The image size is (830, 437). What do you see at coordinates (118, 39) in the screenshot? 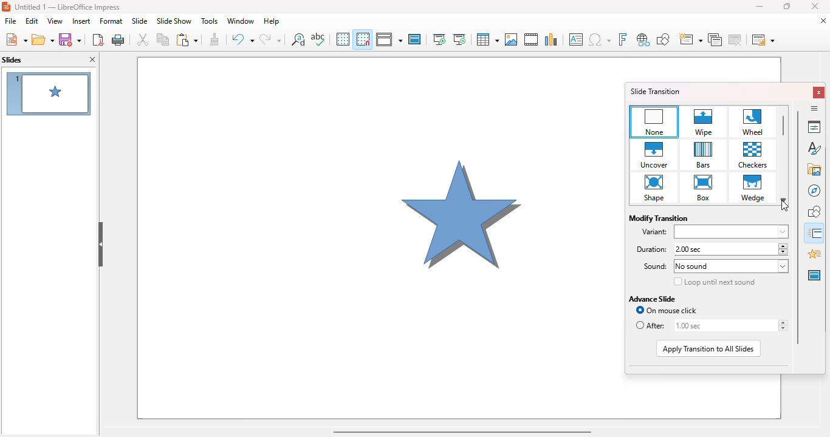
I see `print` at bounding box center [118, 39].